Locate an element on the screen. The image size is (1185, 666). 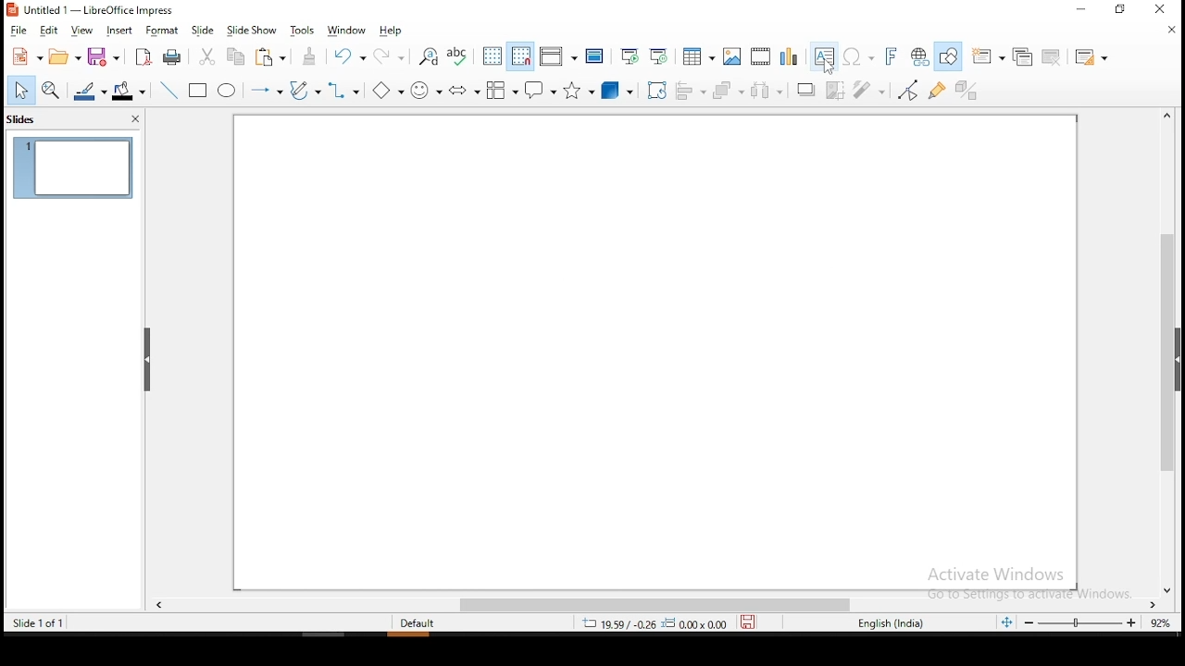
scroll bar is located at coordinates (1174, 351).